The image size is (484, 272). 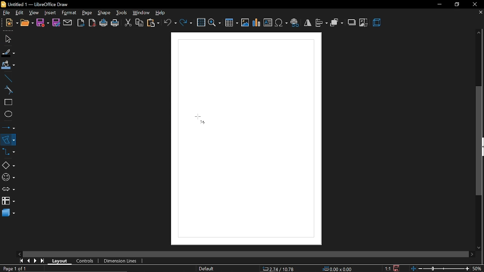 I want to click on Untitled 1- Libreoffice Draw, so click(x=40, y=4).